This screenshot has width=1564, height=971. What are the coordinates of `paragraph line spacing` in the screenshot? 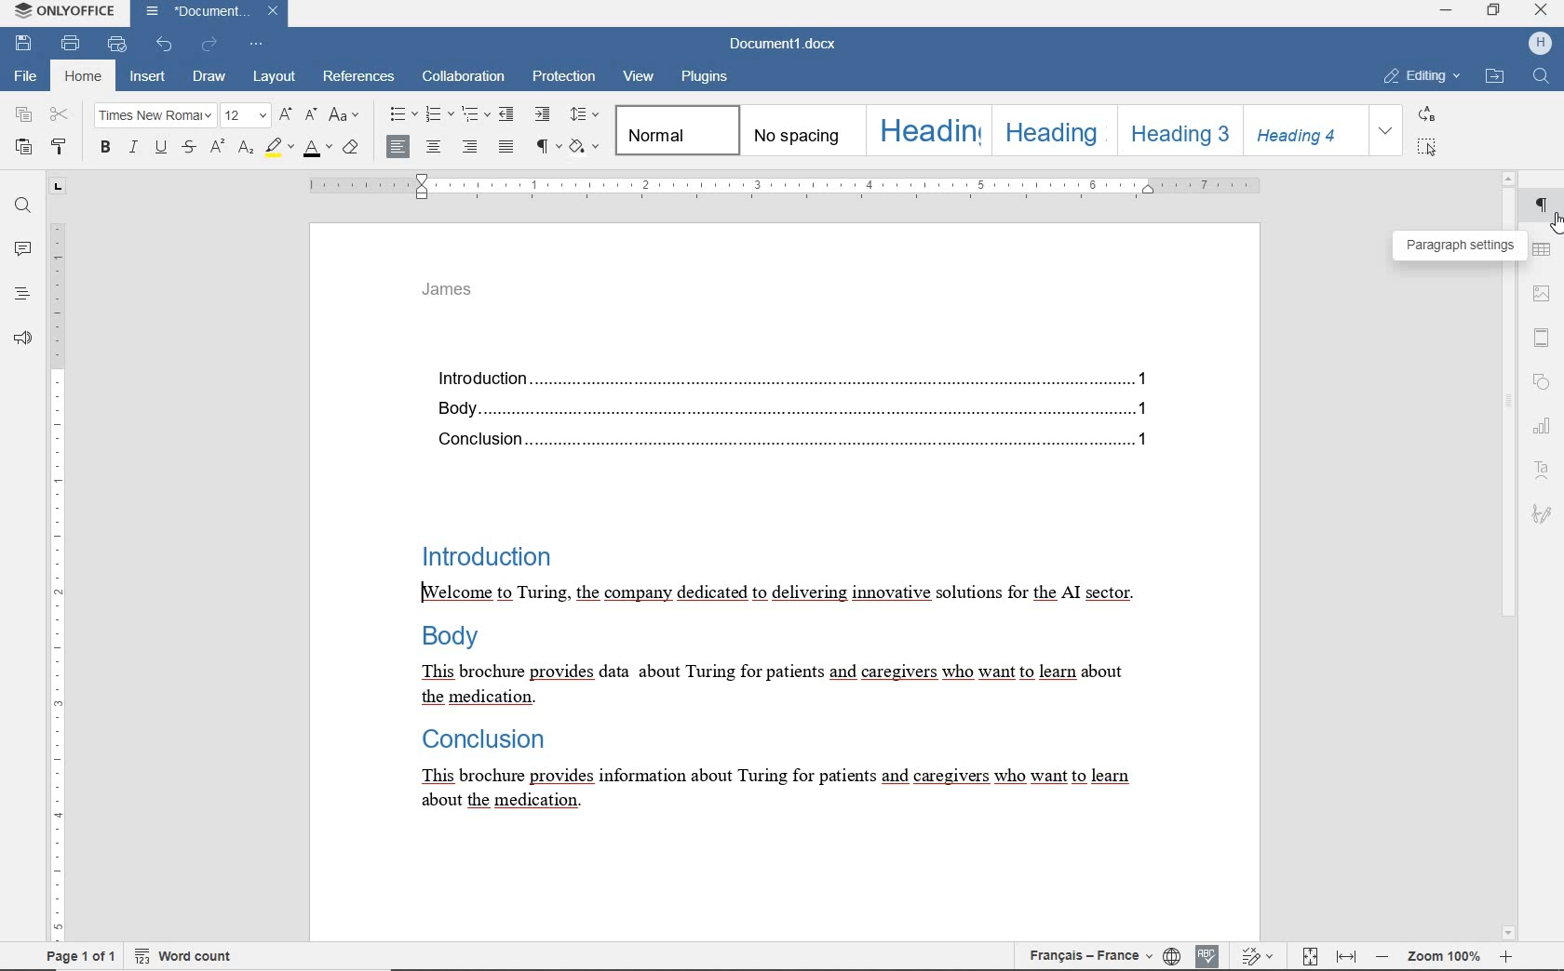 It's located at (585, 114).